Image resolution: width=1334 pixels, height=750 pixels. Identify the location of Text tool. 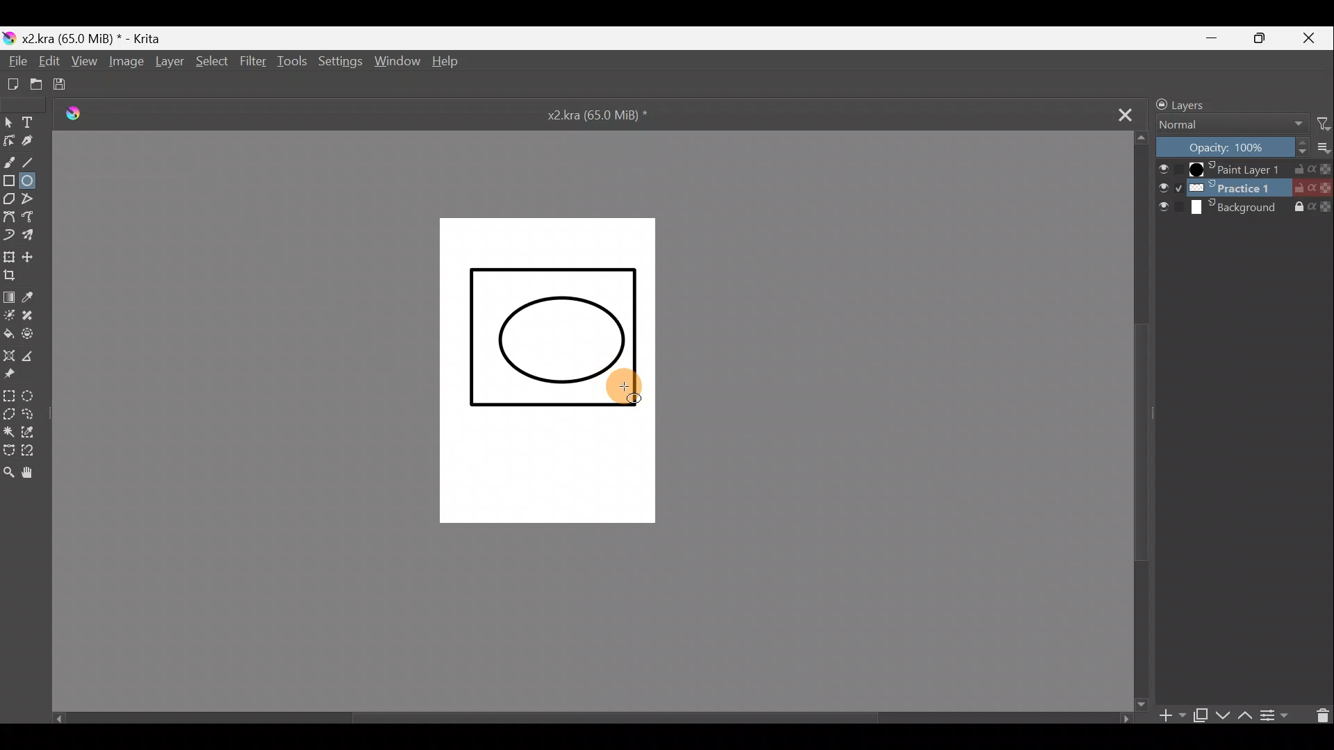
(30, 122).